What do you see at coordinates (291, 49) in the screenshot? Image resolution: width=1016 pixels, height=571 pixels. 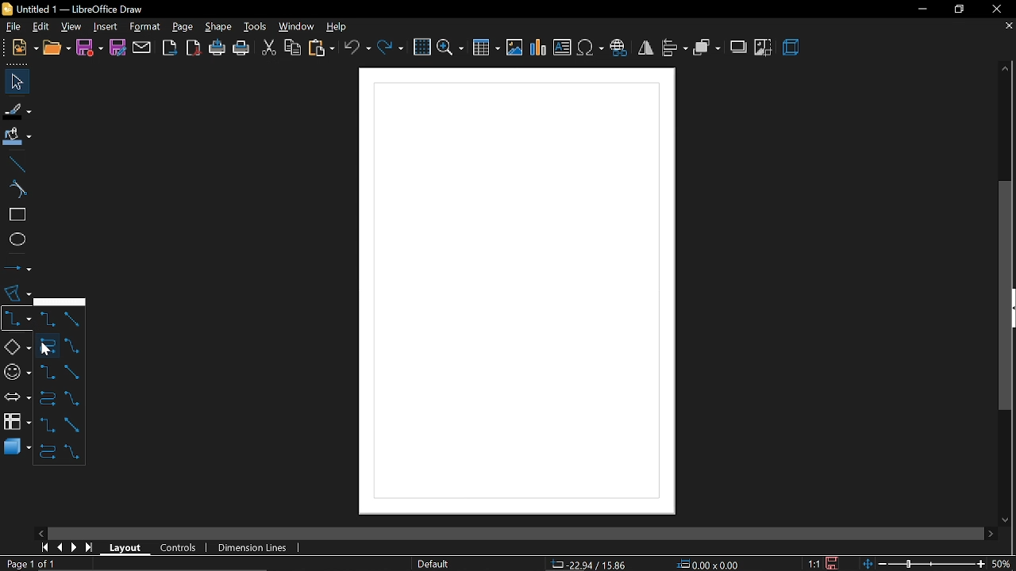 I see `copy` at bounding box center [291, 49].